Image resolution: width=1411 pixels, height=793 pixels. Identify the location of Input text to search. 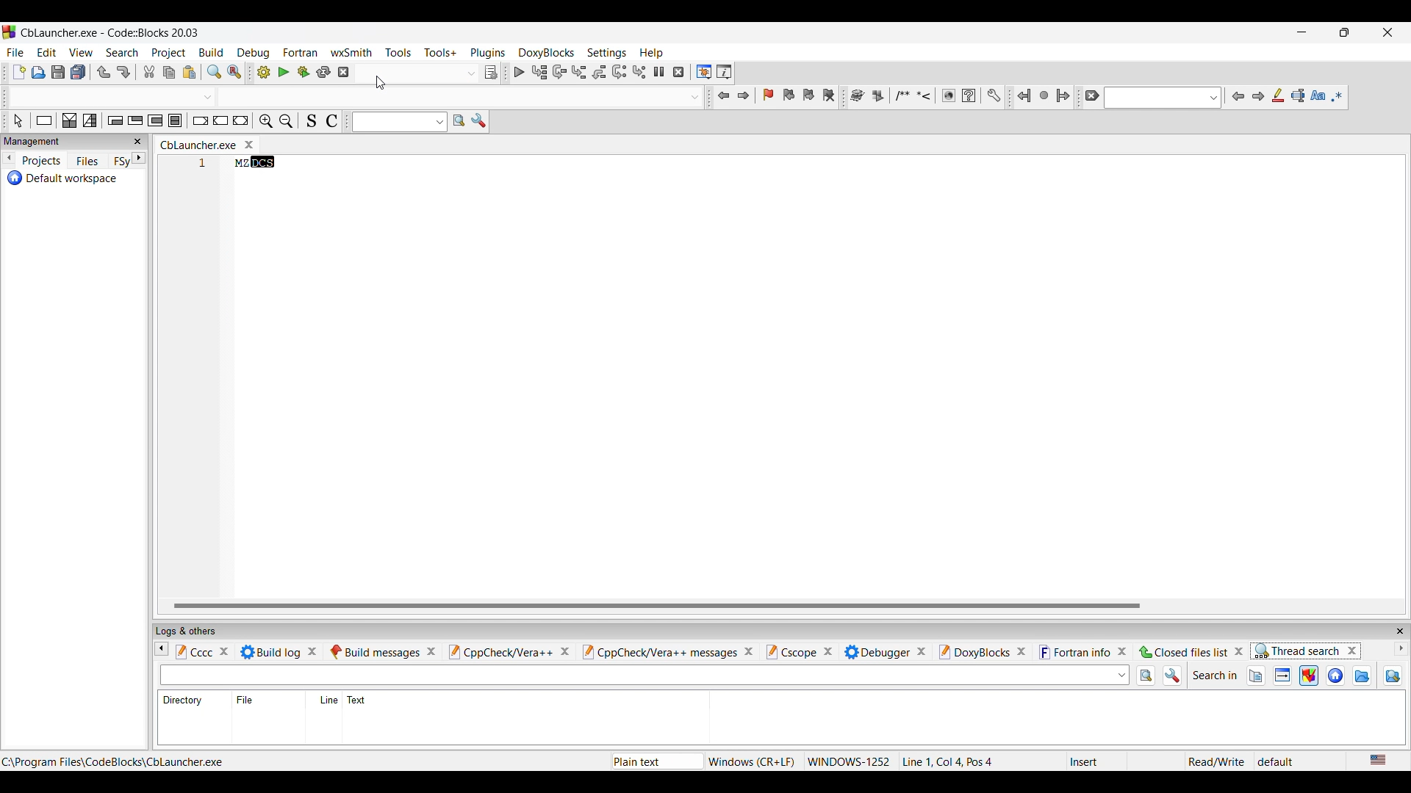
(392, 122).